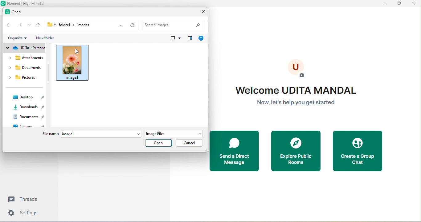  What do you see at coordinates (25, 199) in the screenshot?
I see `thread` at bounding box center [25, 199].